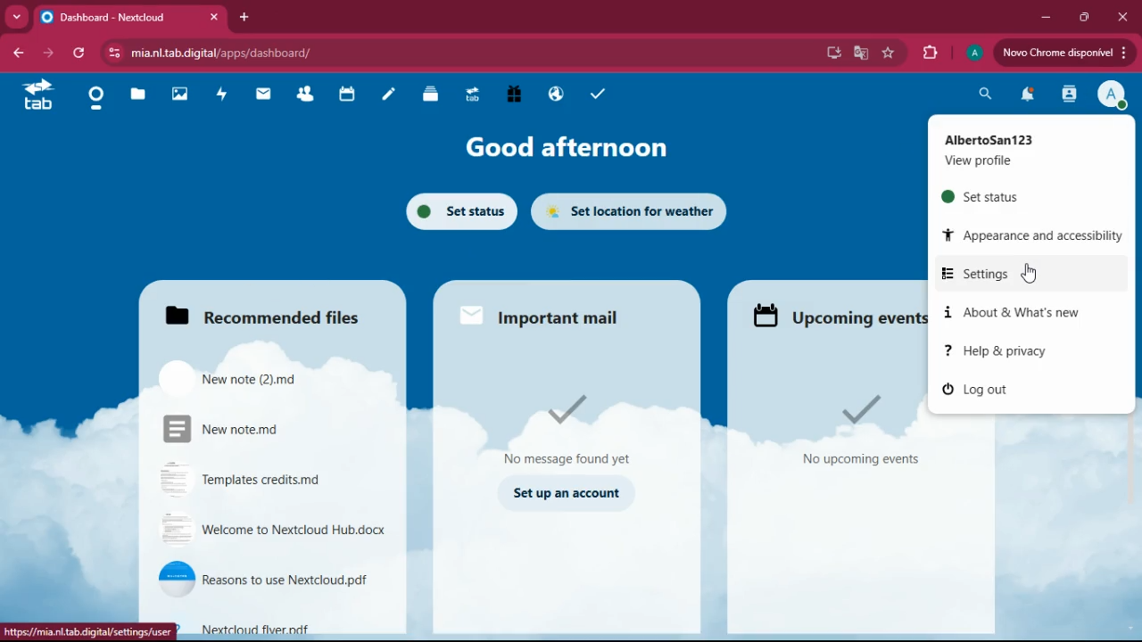 The image size is (1142, 642). What do you see at coordinates (248, 429) in the screenshot?
I see `file` at bounding box center [248, 429].